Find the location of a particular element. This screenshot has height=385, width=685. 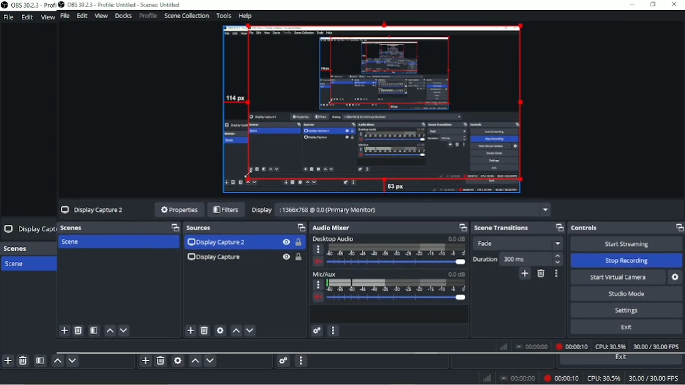

Scene Collection is located at coordinates (188, 16).